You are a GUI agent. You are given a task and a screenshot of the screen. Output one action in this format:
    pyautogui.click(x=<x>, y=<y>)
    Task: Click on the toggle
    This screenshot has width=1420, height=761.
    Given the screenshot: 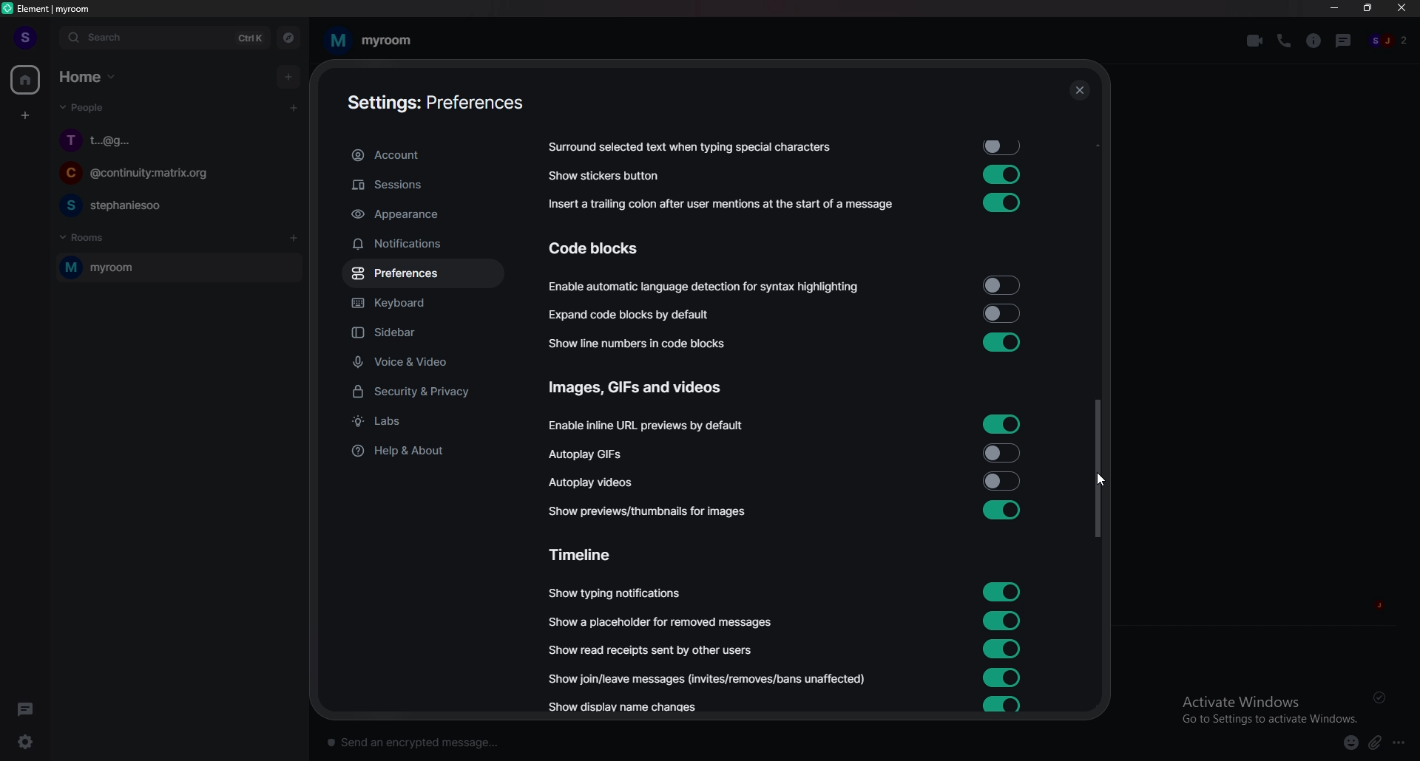 What is the action you would take?
    pyautogui.click(x=1003, y=705)
    